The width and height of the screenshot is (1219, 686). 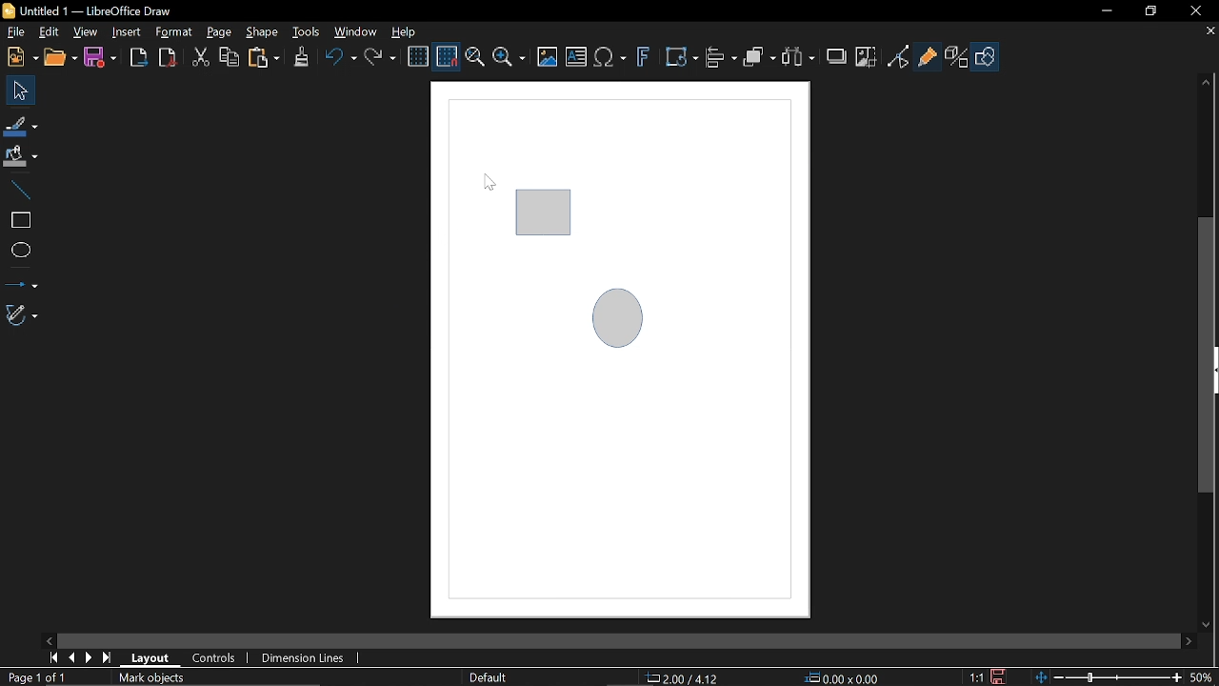 I want to click on Next page, so click(x=91, y=658).